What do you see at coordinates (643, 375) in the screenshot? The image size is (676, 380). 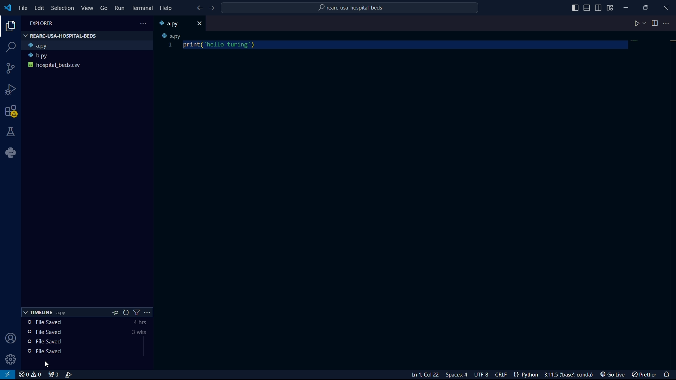 I see `prettier extension` at bounding box center [643, 375].